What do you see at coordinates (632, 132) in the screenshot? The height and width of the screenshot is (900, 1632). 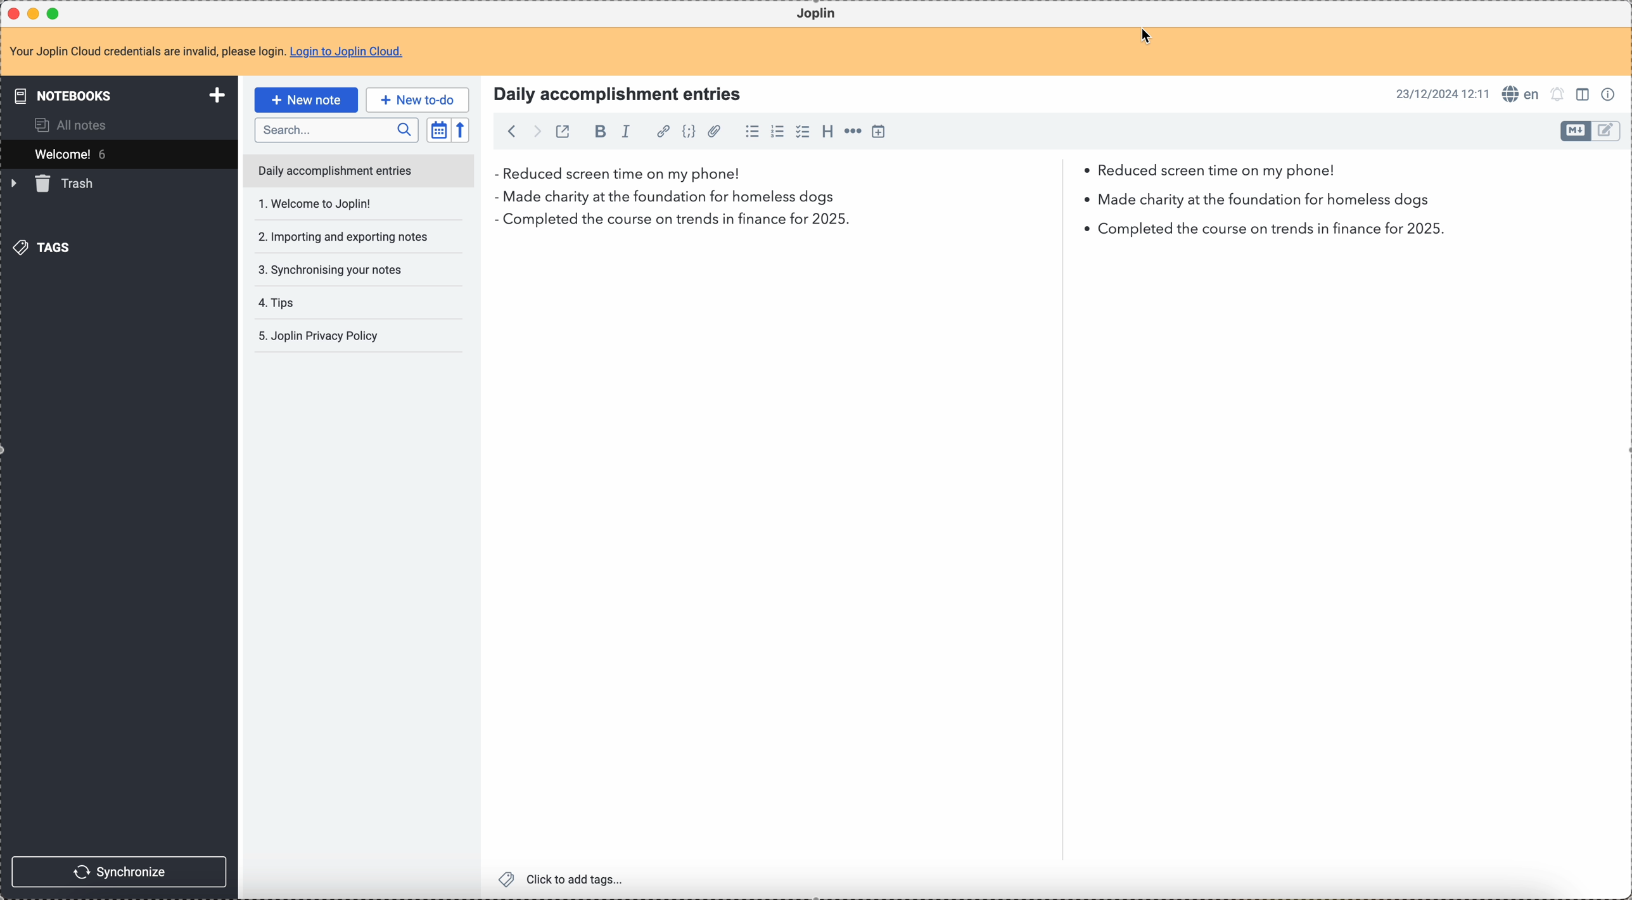 I see `italic` at bounding box center [632, 132].